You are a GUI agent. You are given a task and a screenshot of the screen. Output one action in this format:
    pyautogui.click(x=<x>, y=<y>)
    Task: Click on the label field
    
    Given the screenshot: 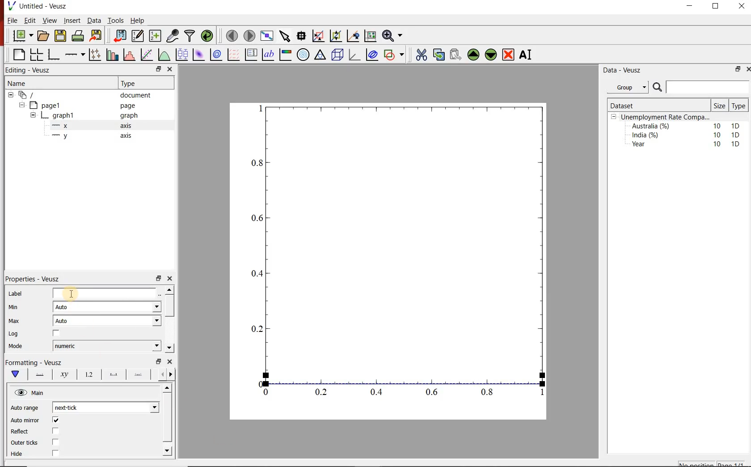 What is the action you would take?
    pyautogui.click(x=105, y=293)
    